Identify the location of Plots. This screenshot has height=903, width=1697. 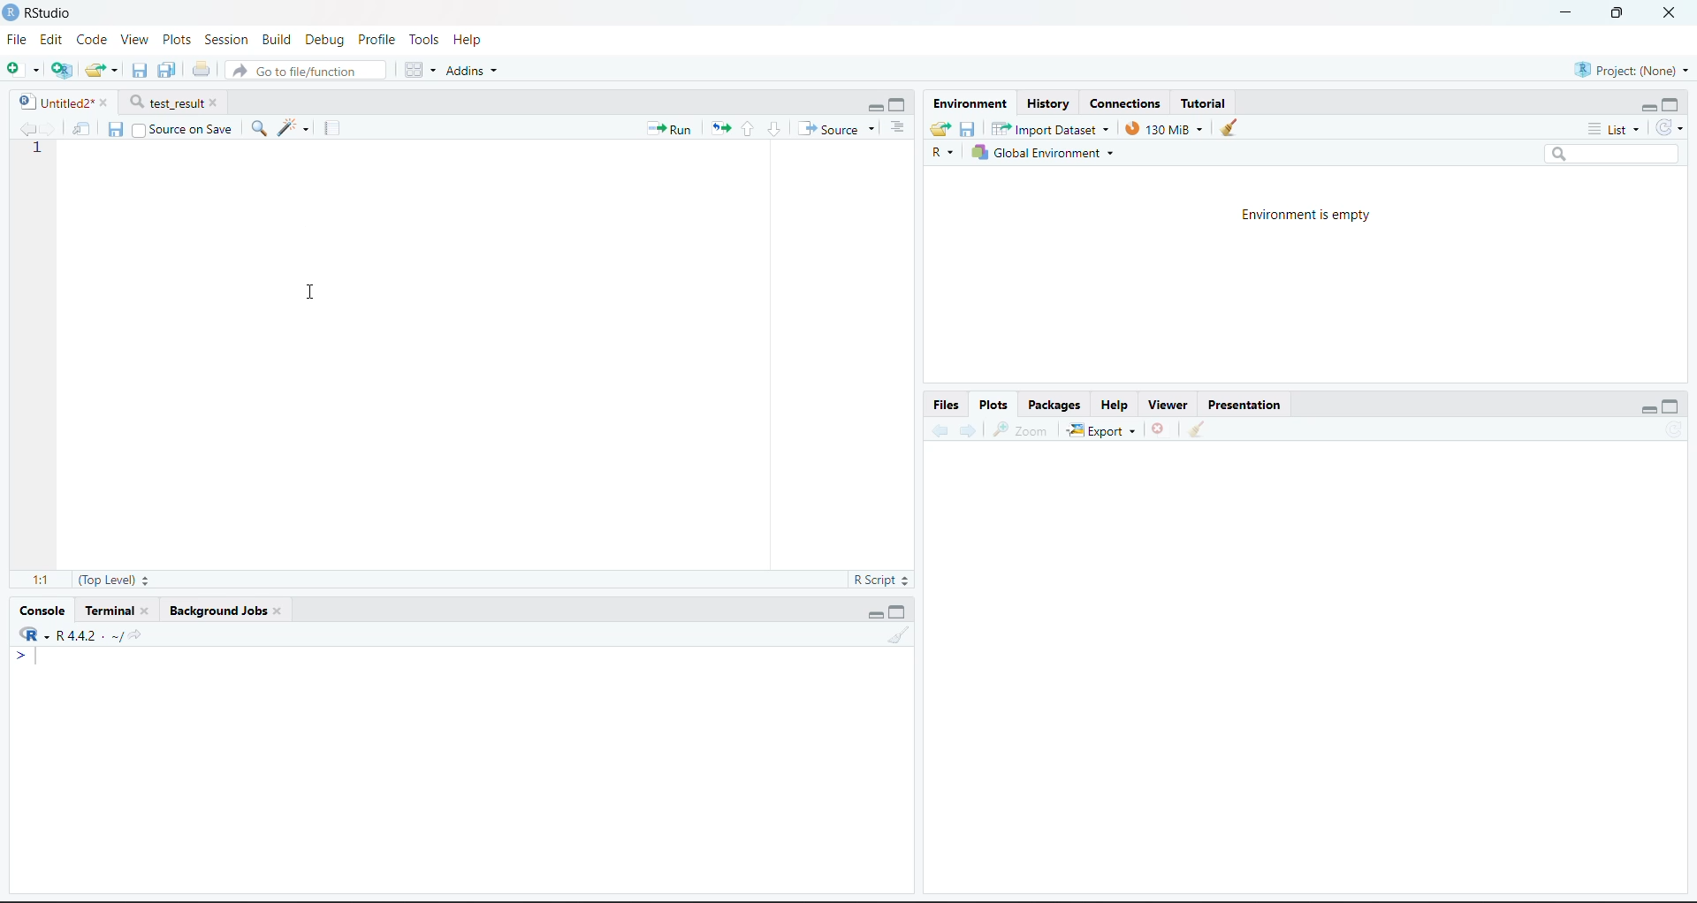
(172, 38).